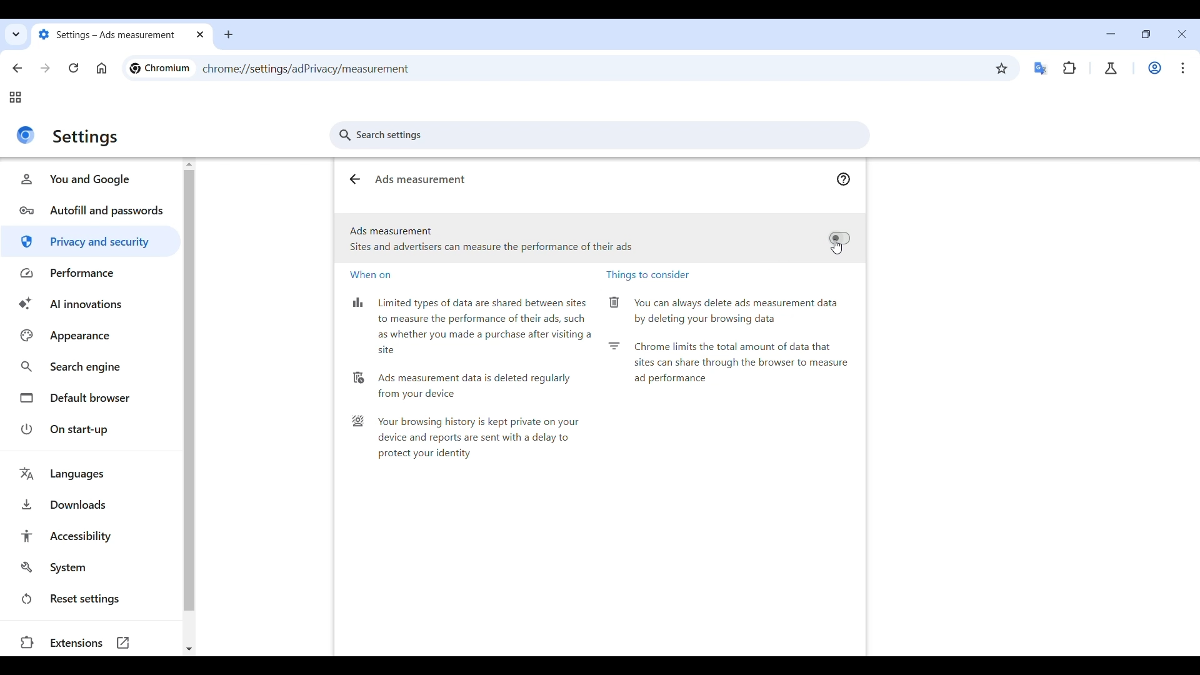 This screenshot has height=675, width=1200. What do you see at coordinates (92, 210) in the screenshot?
I see `Autofill and passwords` at bounding box center [92, 210].